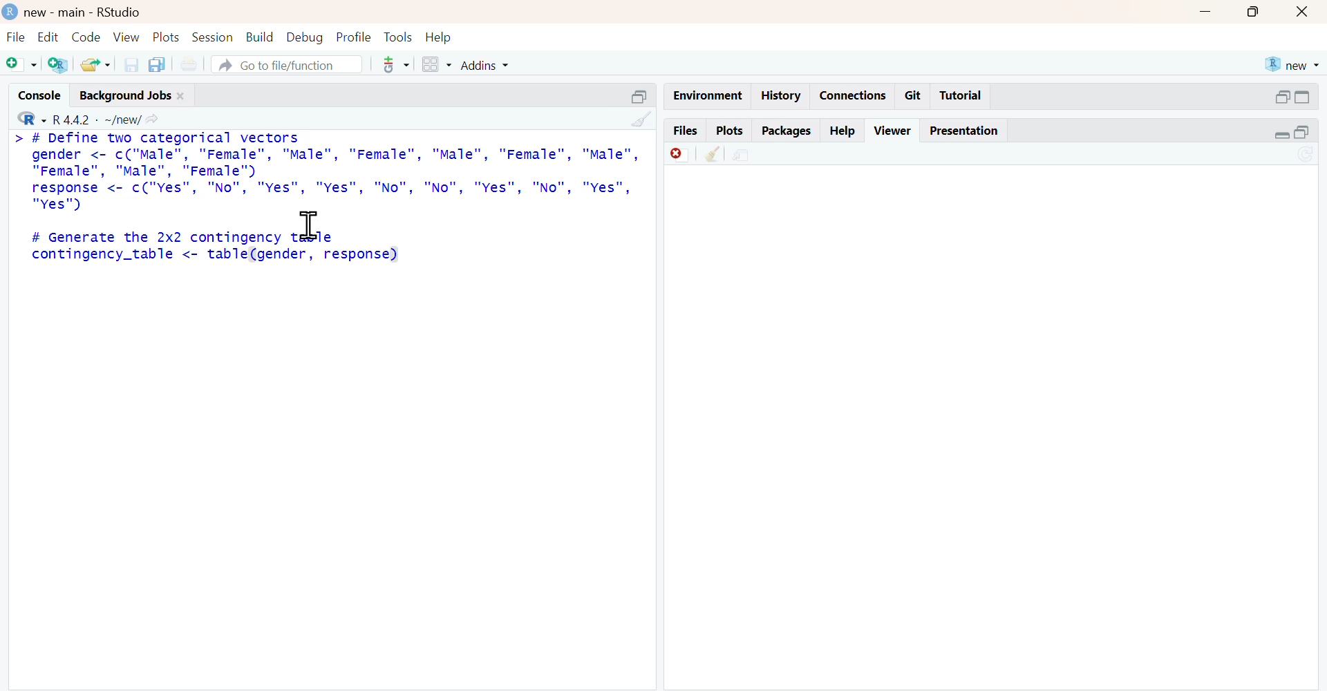  What do you see at coordinates (680, 155) in the screenshot?
I see `discard` at bounding box center [680, 155].